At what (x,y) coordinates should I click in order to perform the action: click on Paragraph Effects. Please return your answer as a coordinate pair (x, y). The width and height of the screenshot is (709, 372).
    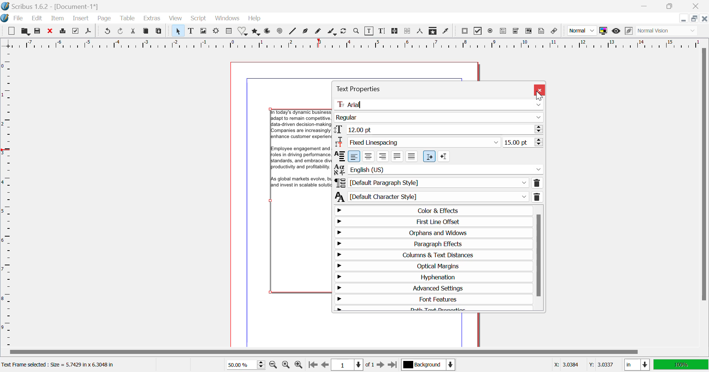
    Looking at the image, I should click on (431, 244).